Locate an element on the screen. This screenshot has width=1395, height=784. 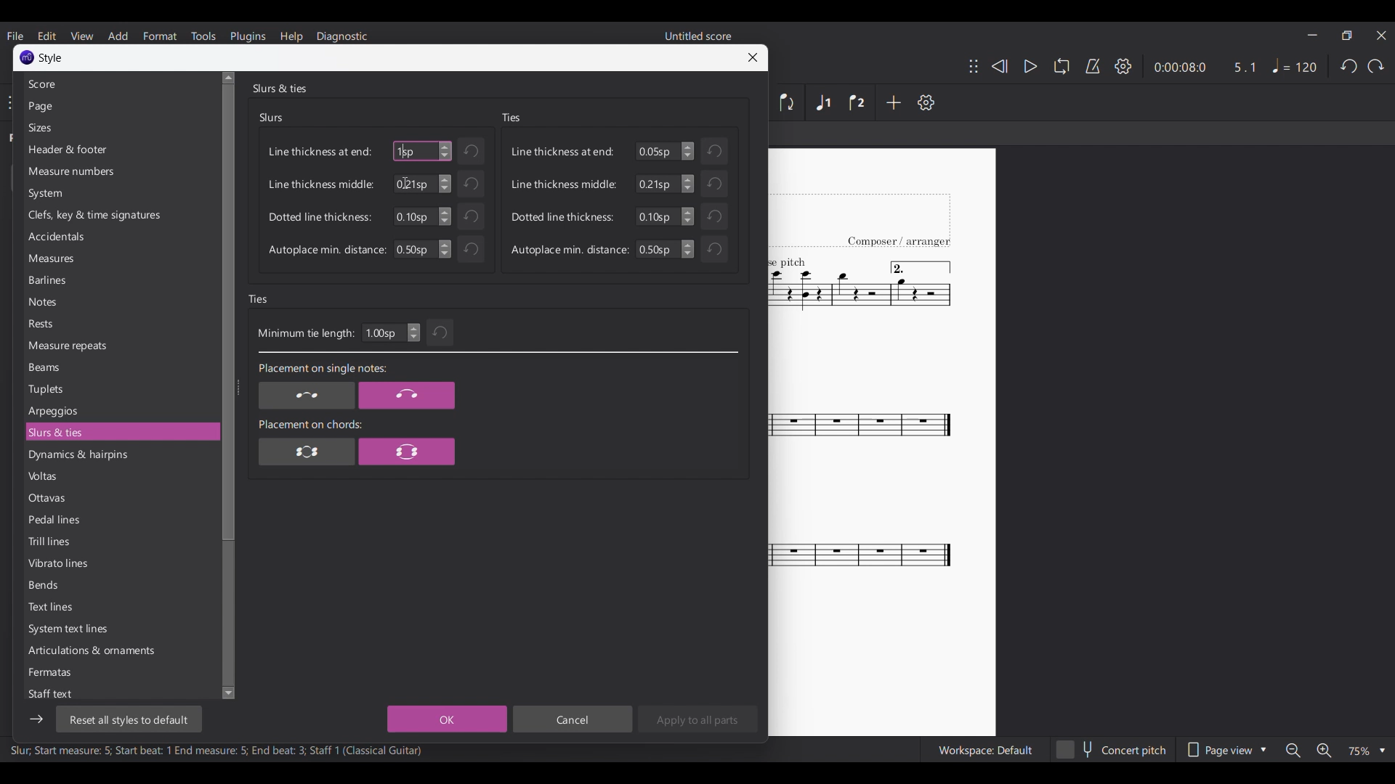
Software logo is located at coordinates (27, 57).